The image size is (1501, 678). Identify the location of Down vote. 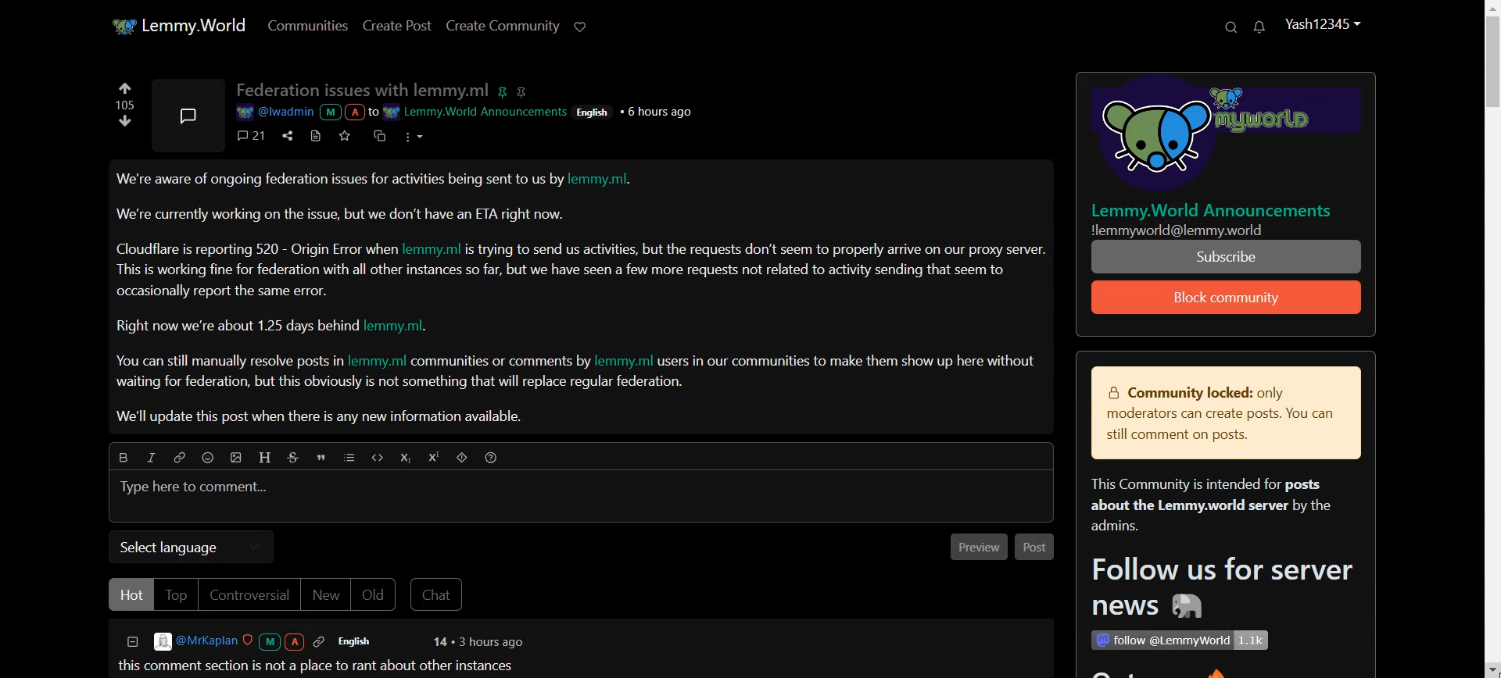
(126, 121).